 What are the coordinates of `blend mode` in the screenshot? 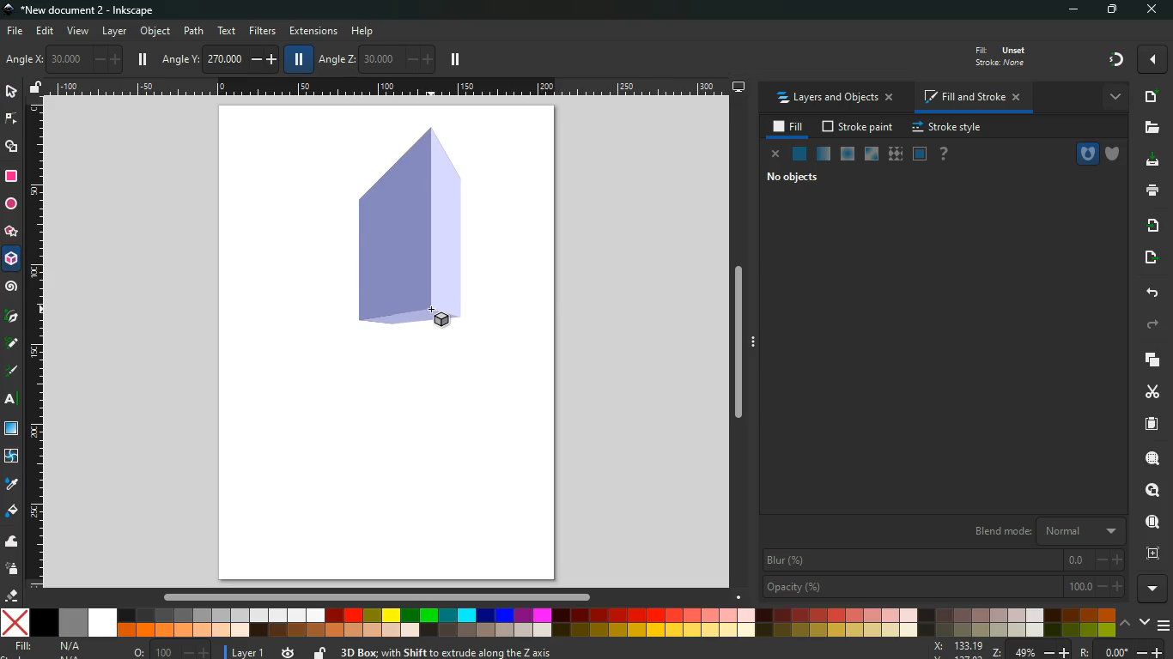 It's located at (1040, 531).